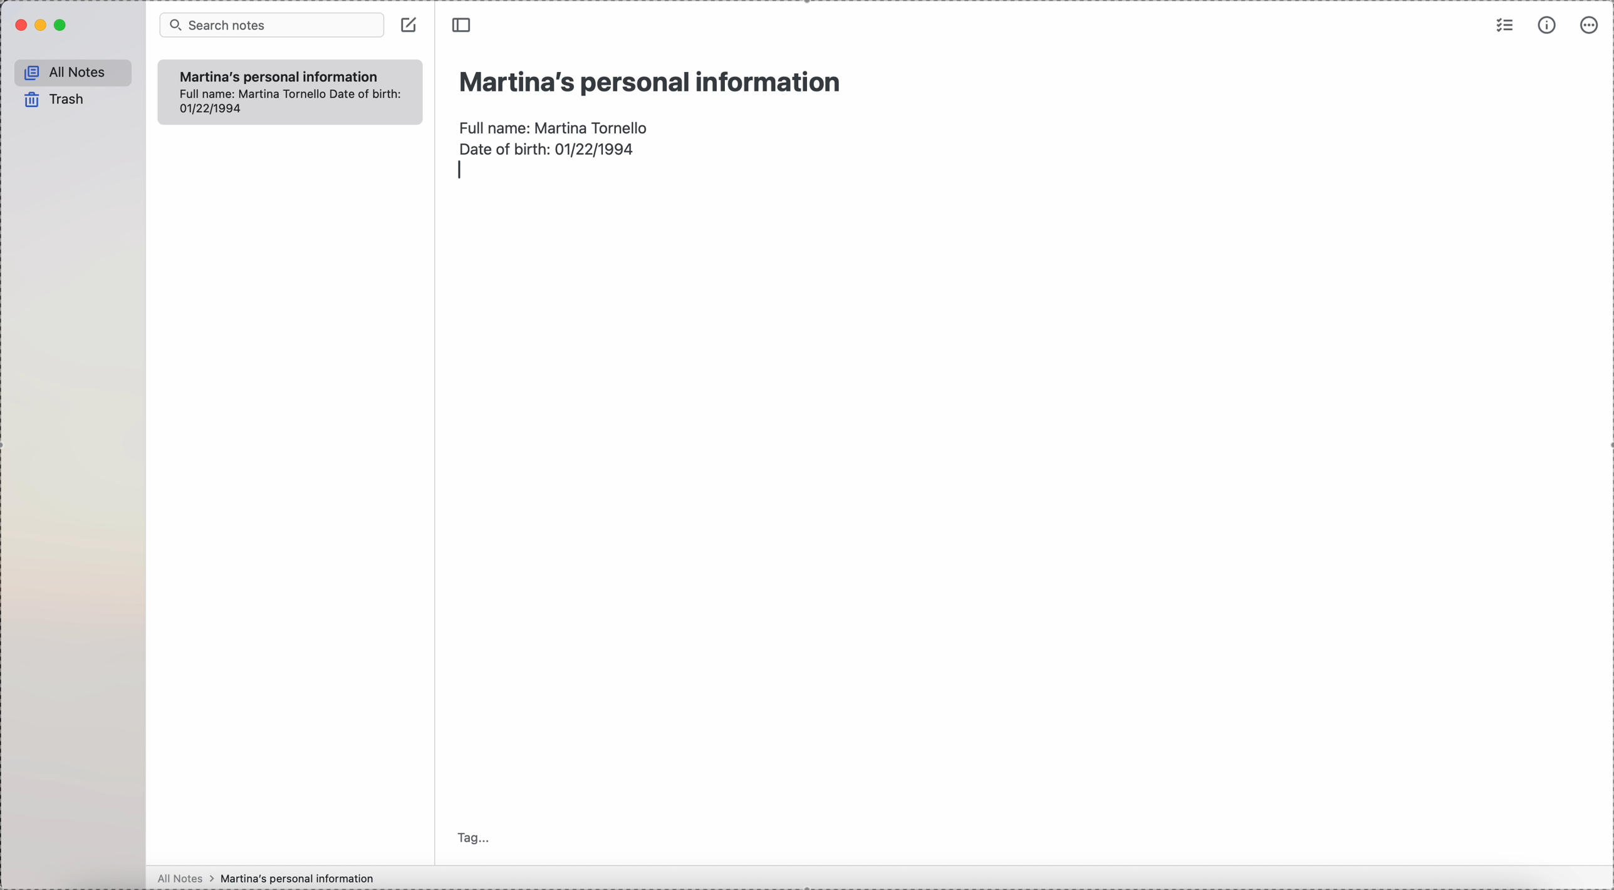 This screenshot has width=1614, height=890. Describe the element at coordinates (72, 72) in the screenshot. I see `all notes` at that location.